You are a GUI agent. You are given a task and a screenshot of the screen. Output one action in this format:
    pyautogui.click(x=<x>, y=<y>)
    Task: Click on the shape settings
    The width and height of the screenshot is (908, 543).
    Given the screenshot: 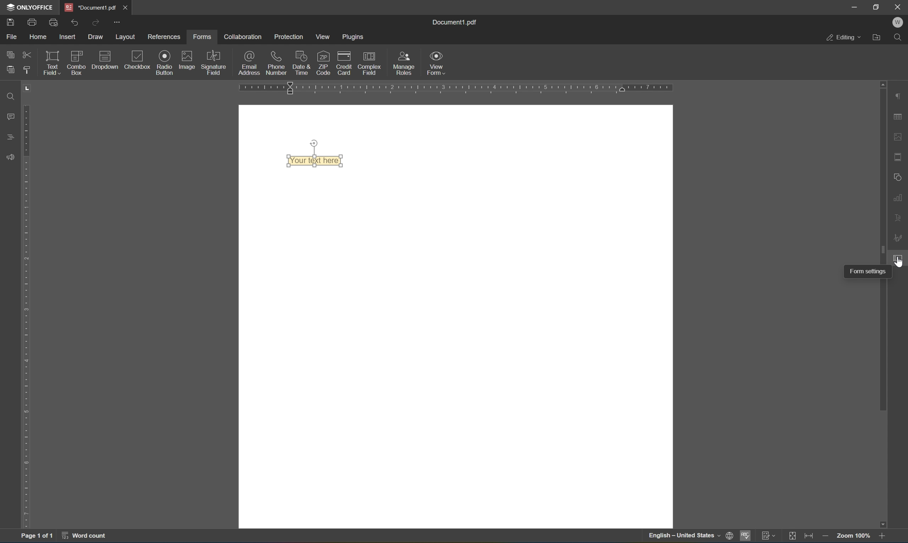 What is the action you would take?
    pyautogui.click(x=897, y=176)
    